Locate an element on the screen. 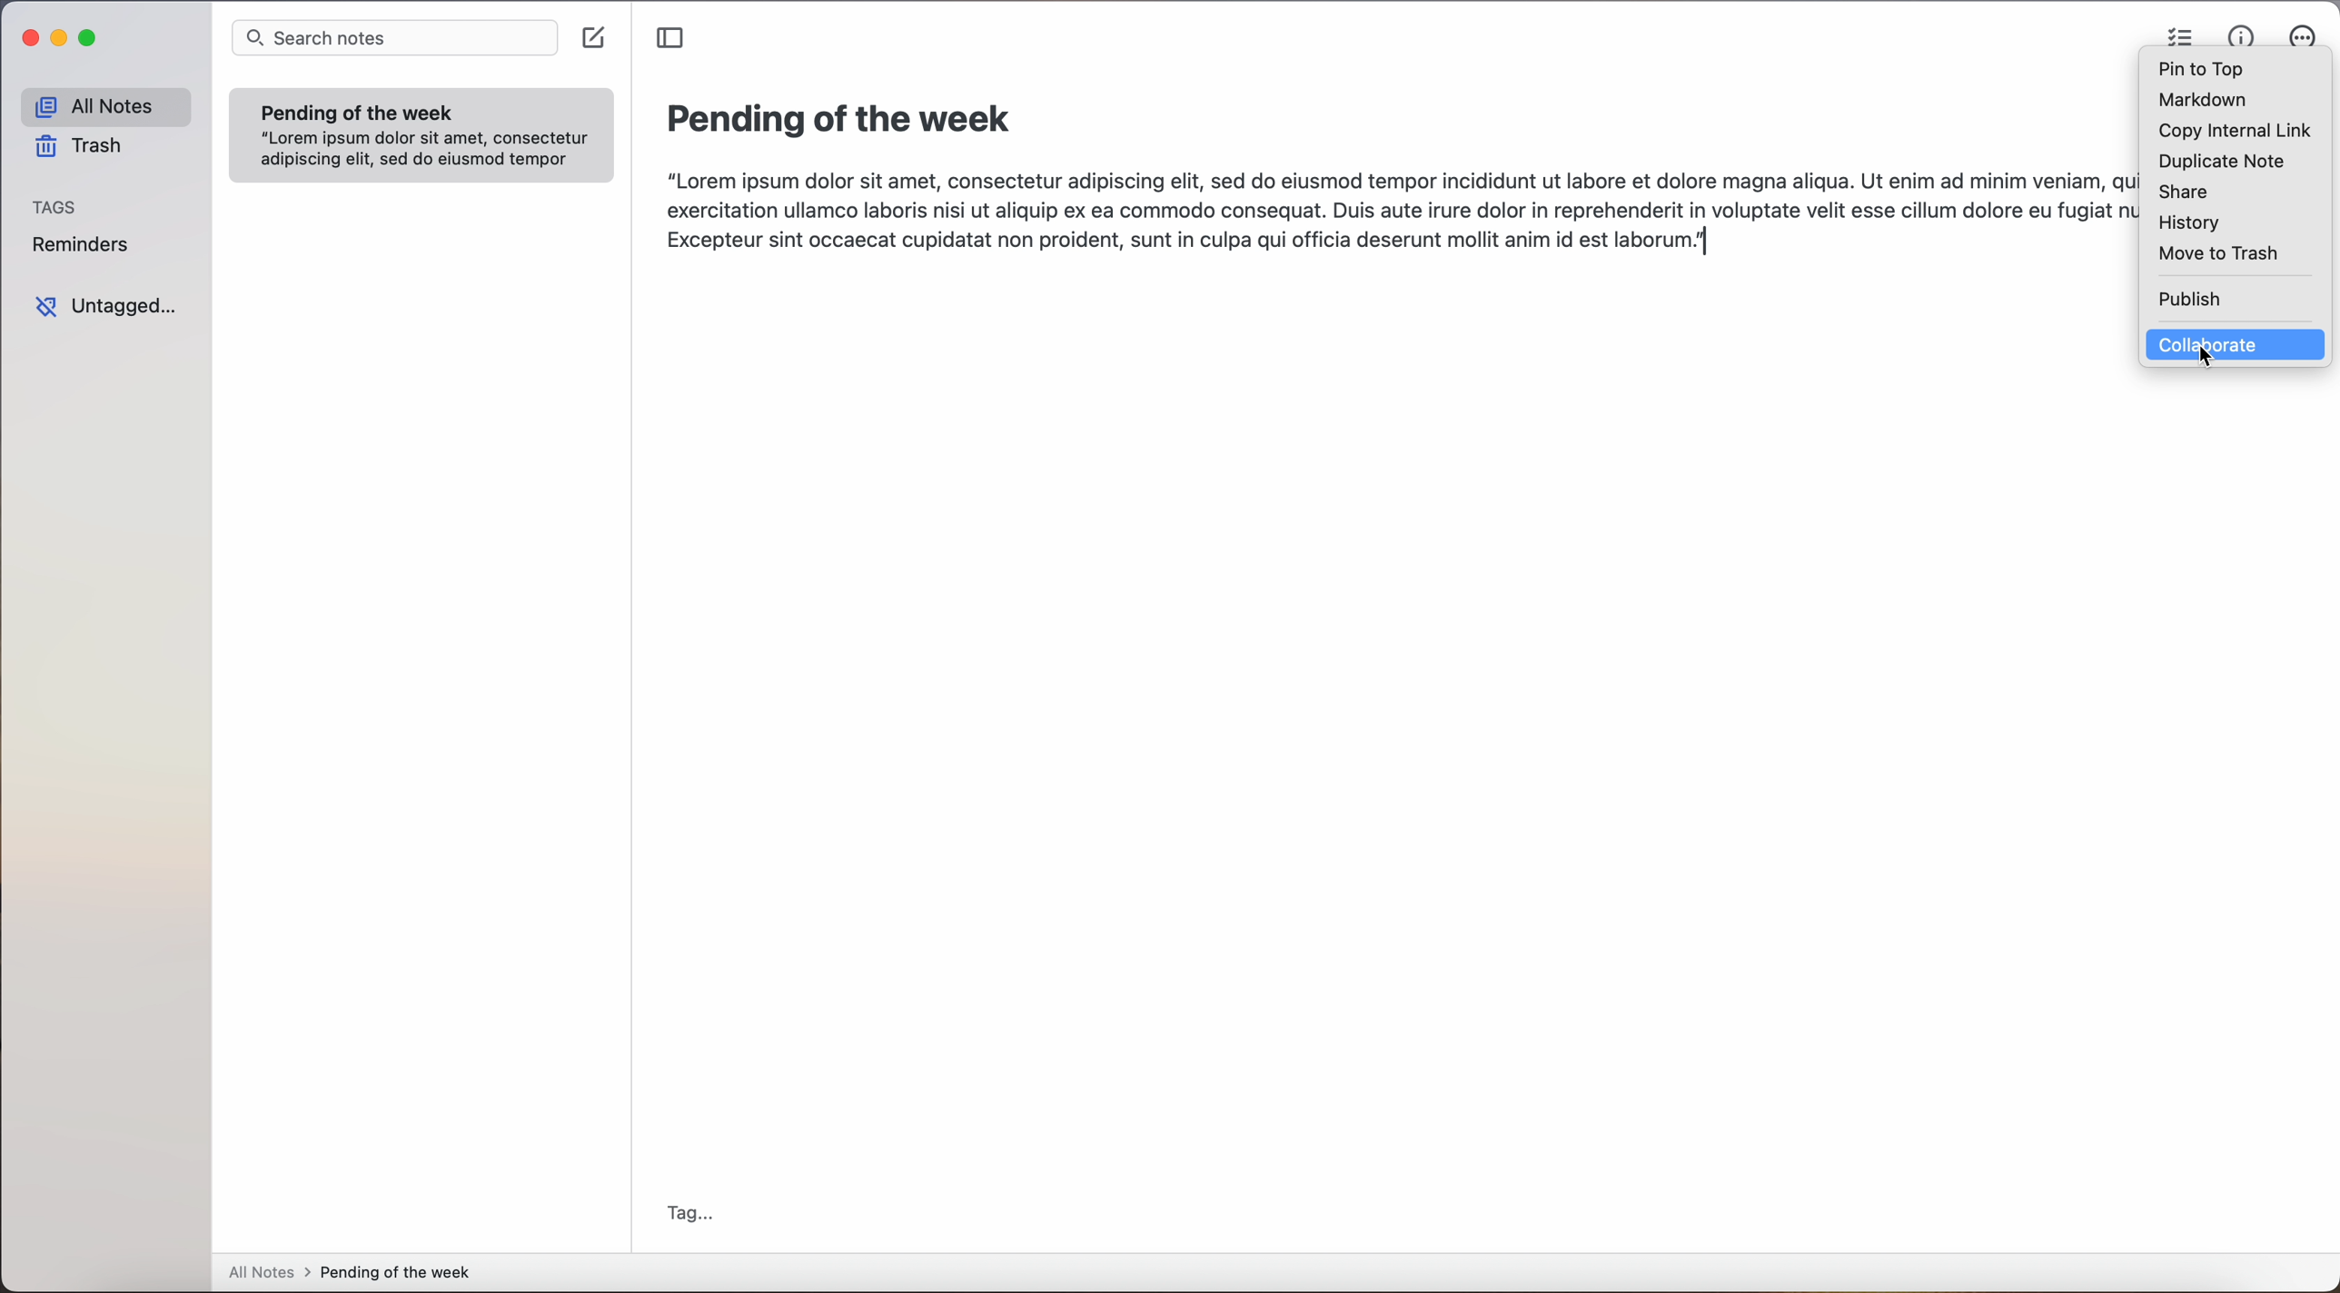 The width and height of the screenshot is (2340, 1293). title: pending of the week is located at coordinates (845, 121).